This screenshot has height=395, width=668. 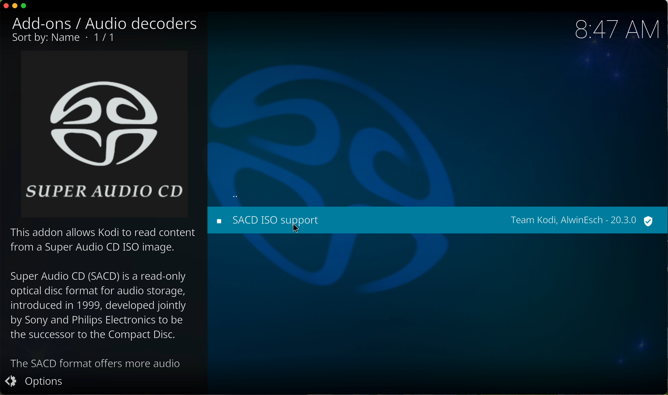 I want to click on 1/1, so click(x=65, y=39).